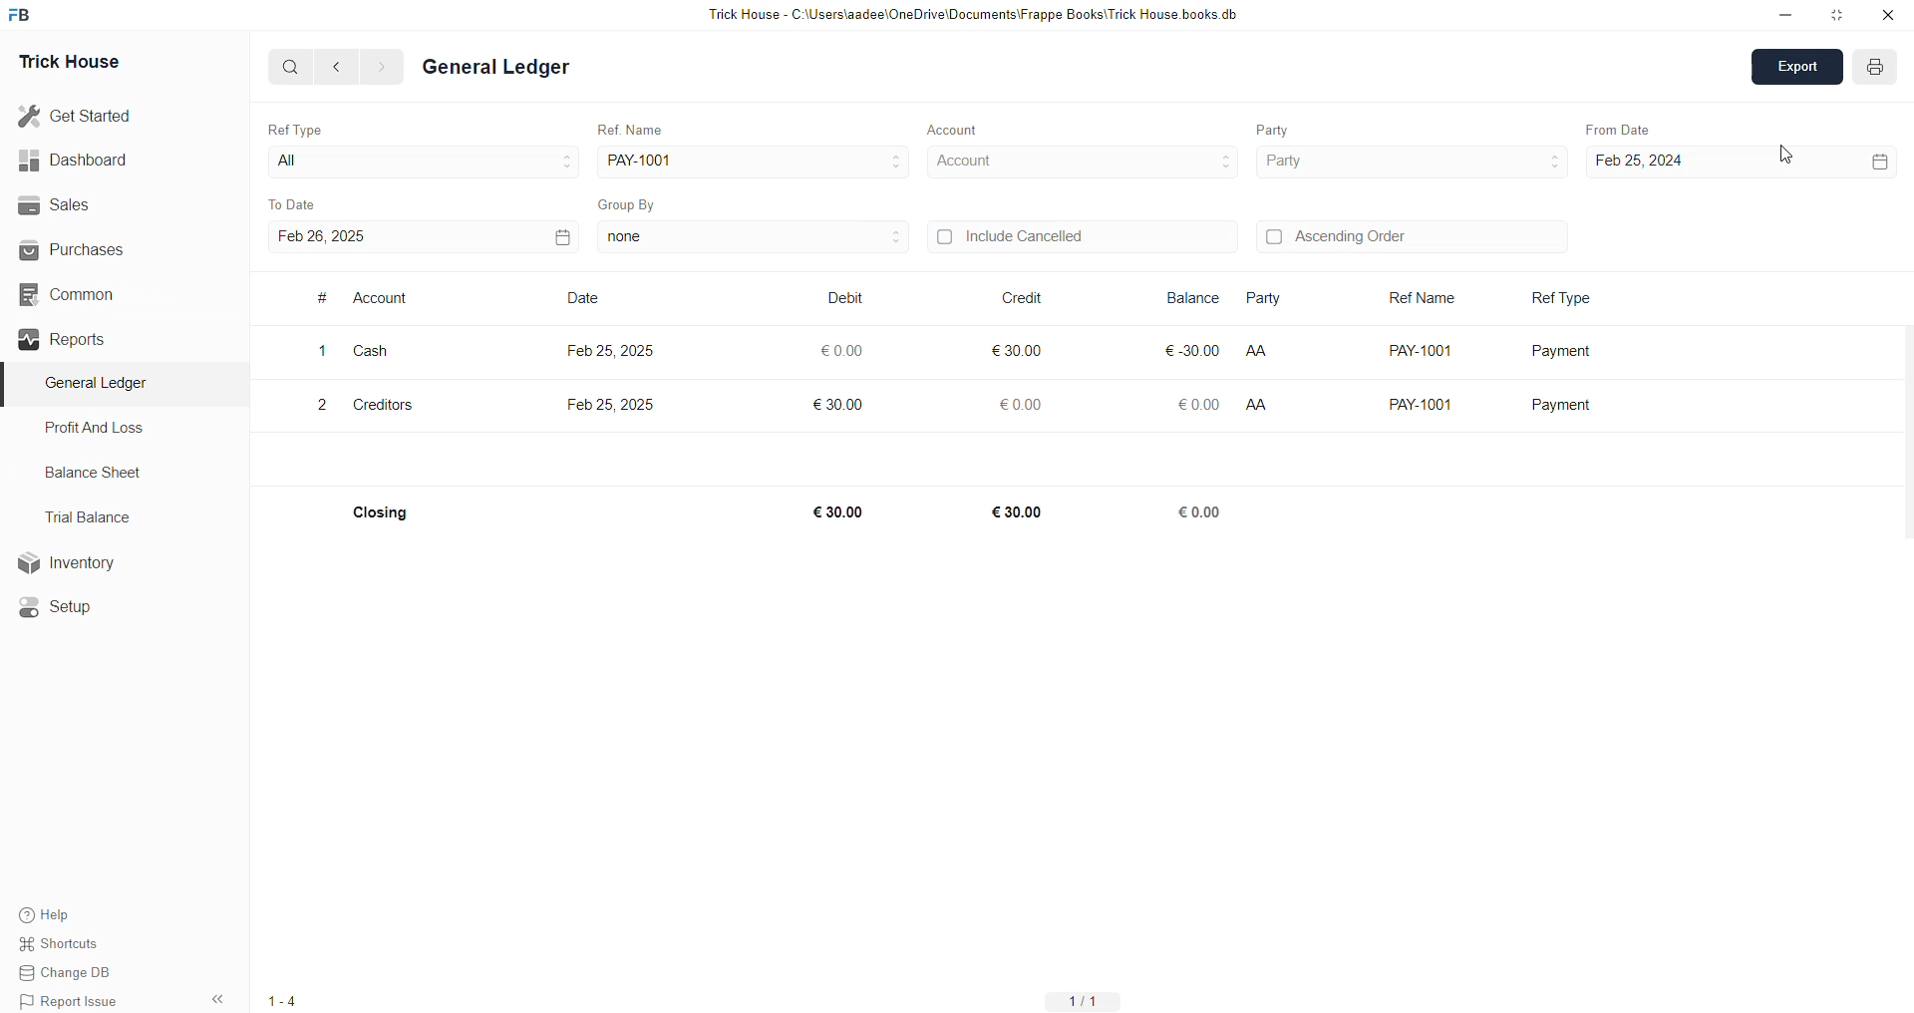  Describe the element at coordinates (1786, 155) in the screenshot. I see `cursor` at that location.